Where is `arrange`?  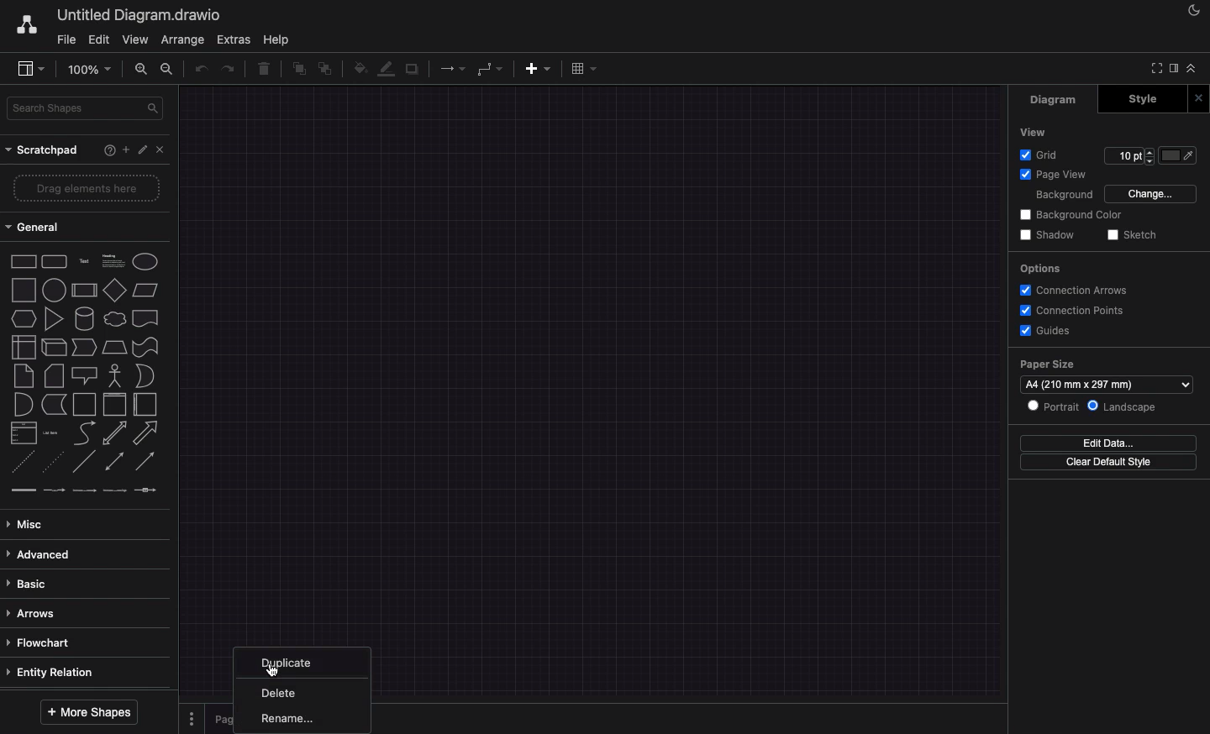 arrange is located at coordinates (182, 39).